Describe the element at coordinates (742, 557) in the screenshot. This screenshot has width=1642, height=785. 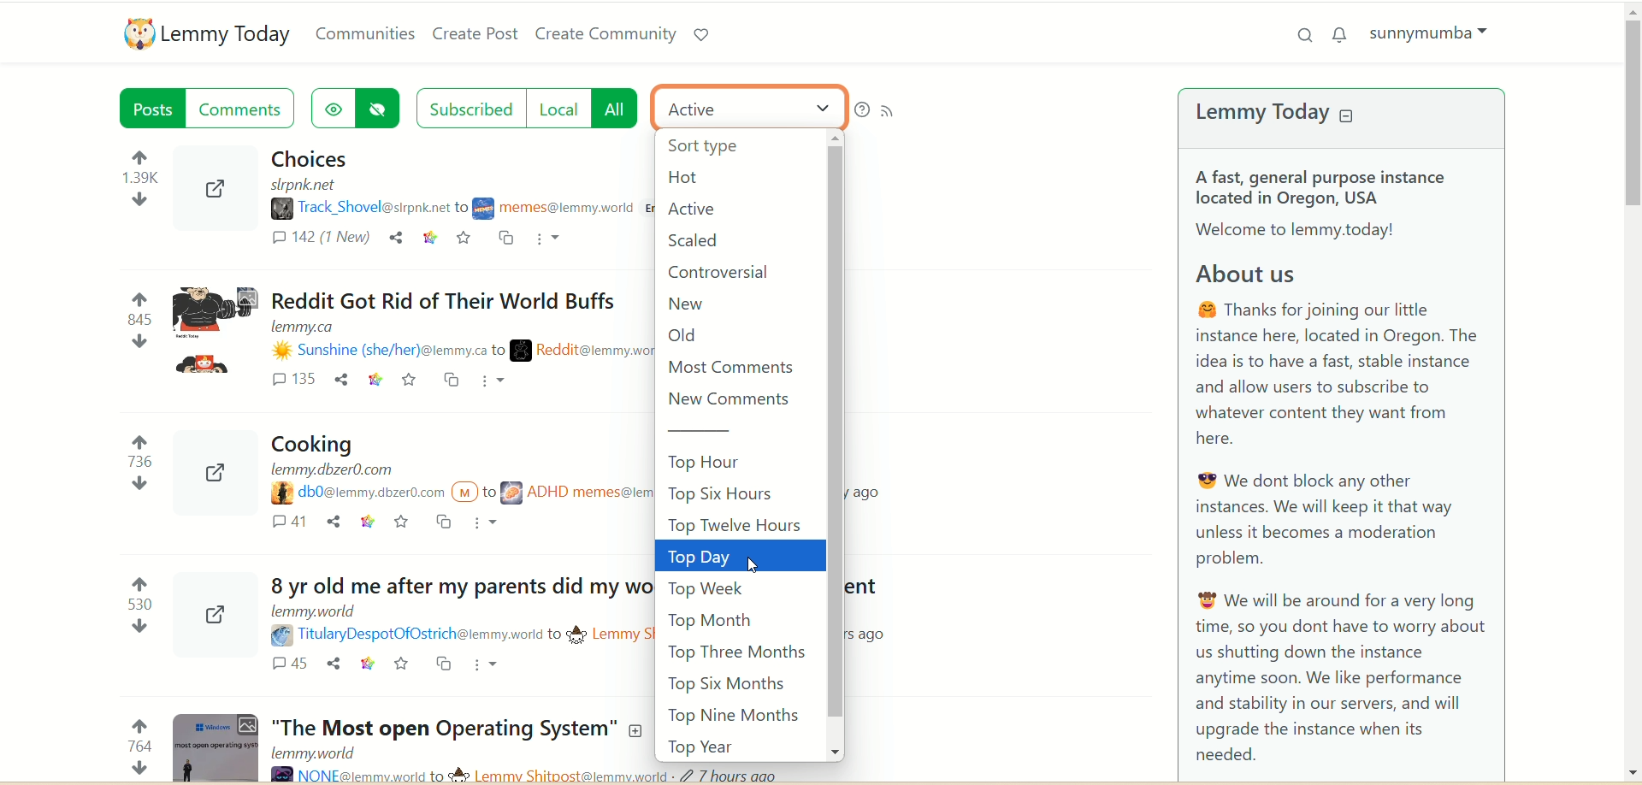
I see `top today` at that location.